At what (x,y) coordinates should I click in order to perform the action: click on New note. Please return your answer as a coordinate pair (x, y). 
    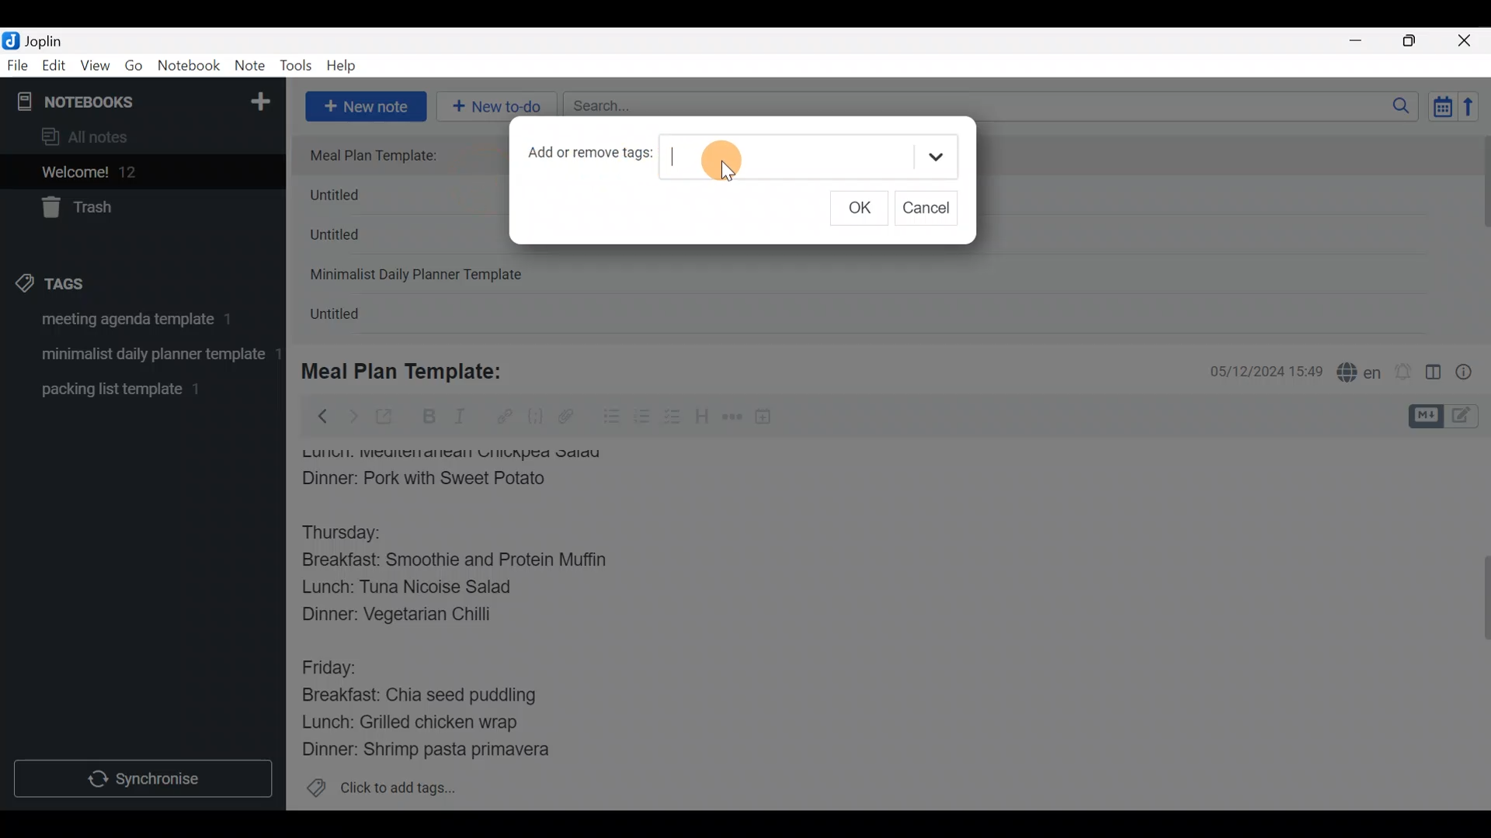
    Looking at the image, I should click on (364, 105).